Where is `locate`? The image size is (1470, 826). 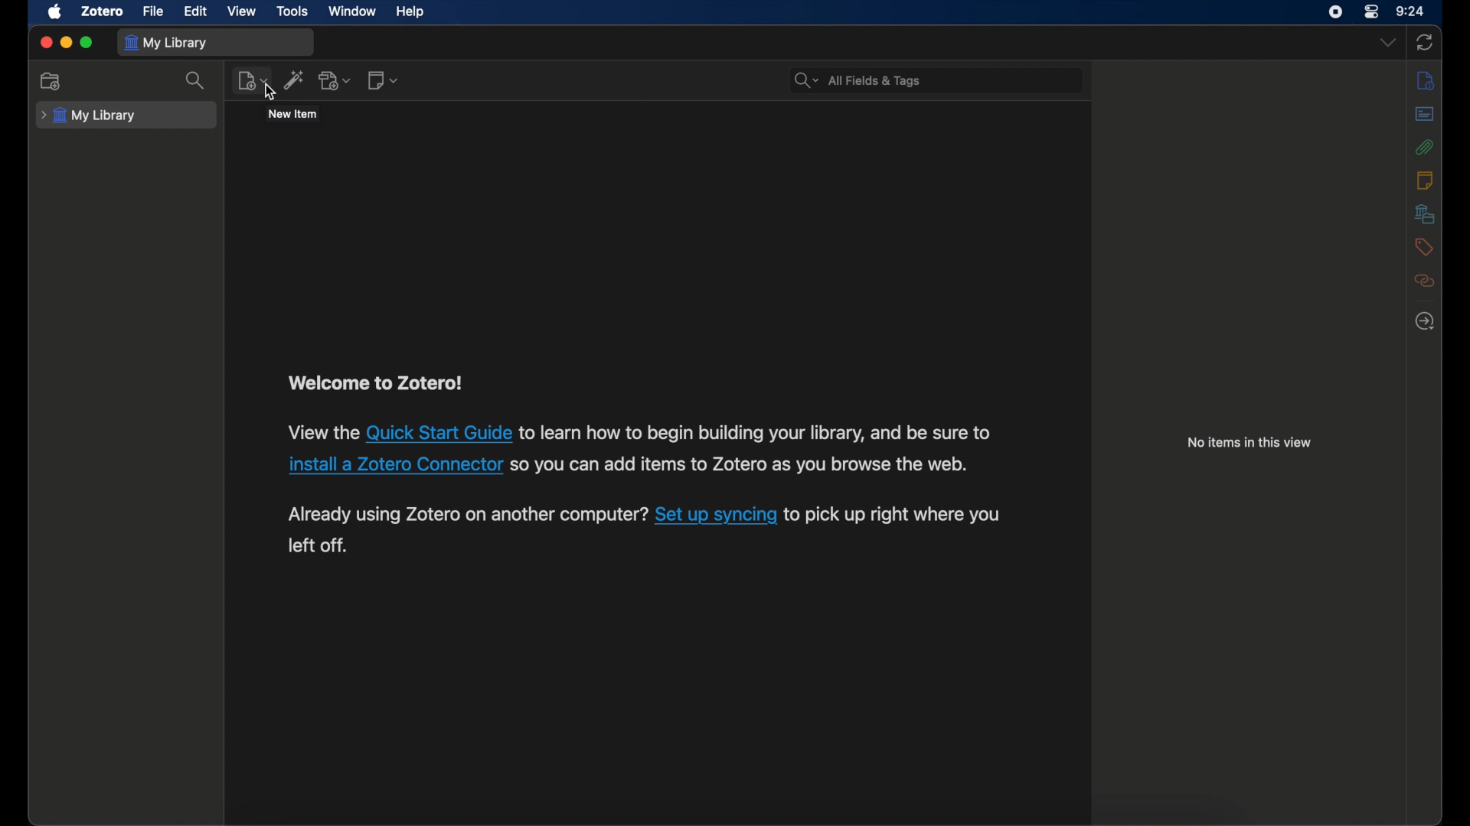
locate is located at coordinates (1425, 322).